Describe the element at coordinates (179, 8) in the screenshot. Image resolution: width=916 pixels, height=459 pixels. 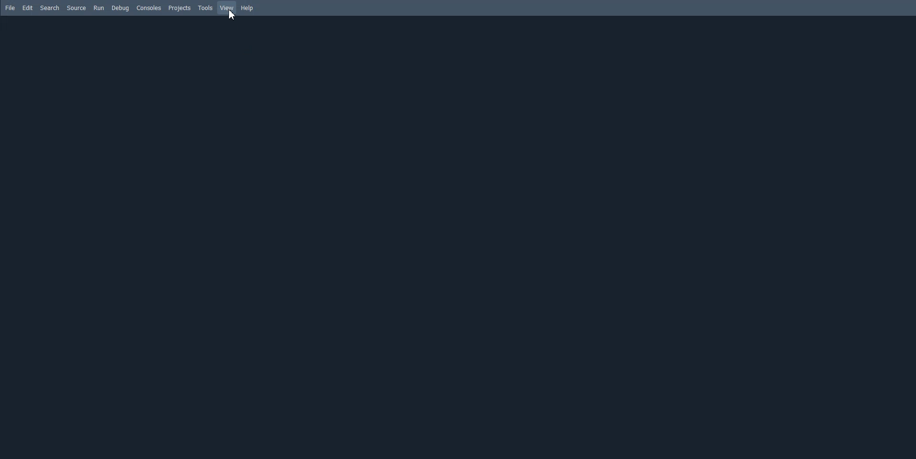
I see `Projects` at that location.